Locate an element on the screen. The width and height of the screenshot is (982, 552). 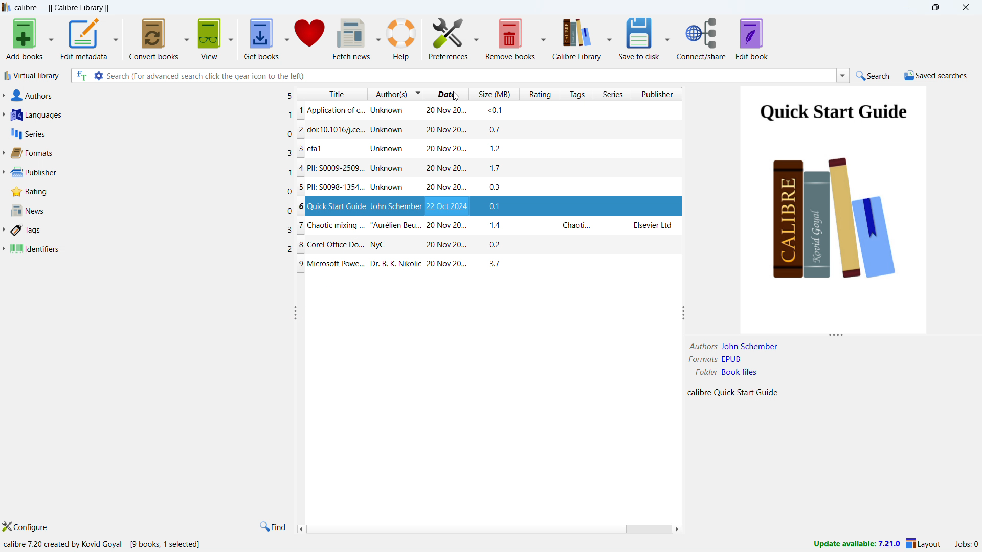
help is located at coordinates (402, 38).